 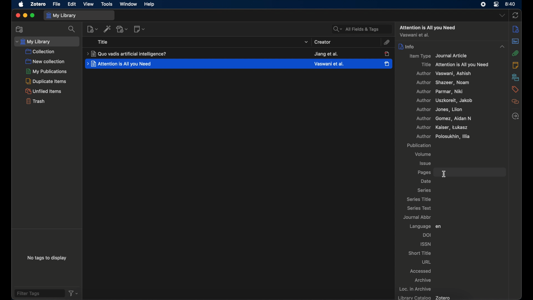 What do you see at coordinates (502, 16) in the screenshot?
I see `dropdown menu` at bounding box center [502, 16].